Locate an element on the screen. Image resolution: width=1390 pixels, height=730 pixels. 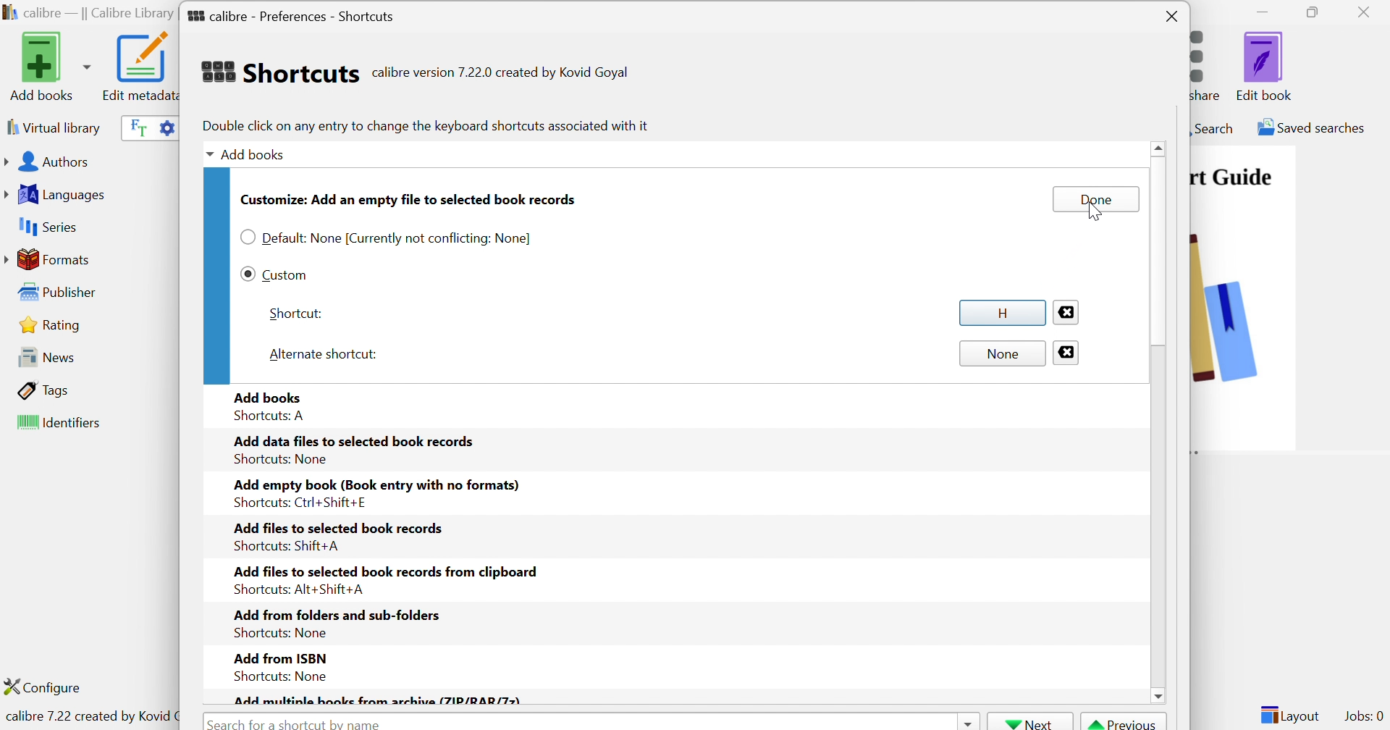
Rating is located at coordinates (52, 324).